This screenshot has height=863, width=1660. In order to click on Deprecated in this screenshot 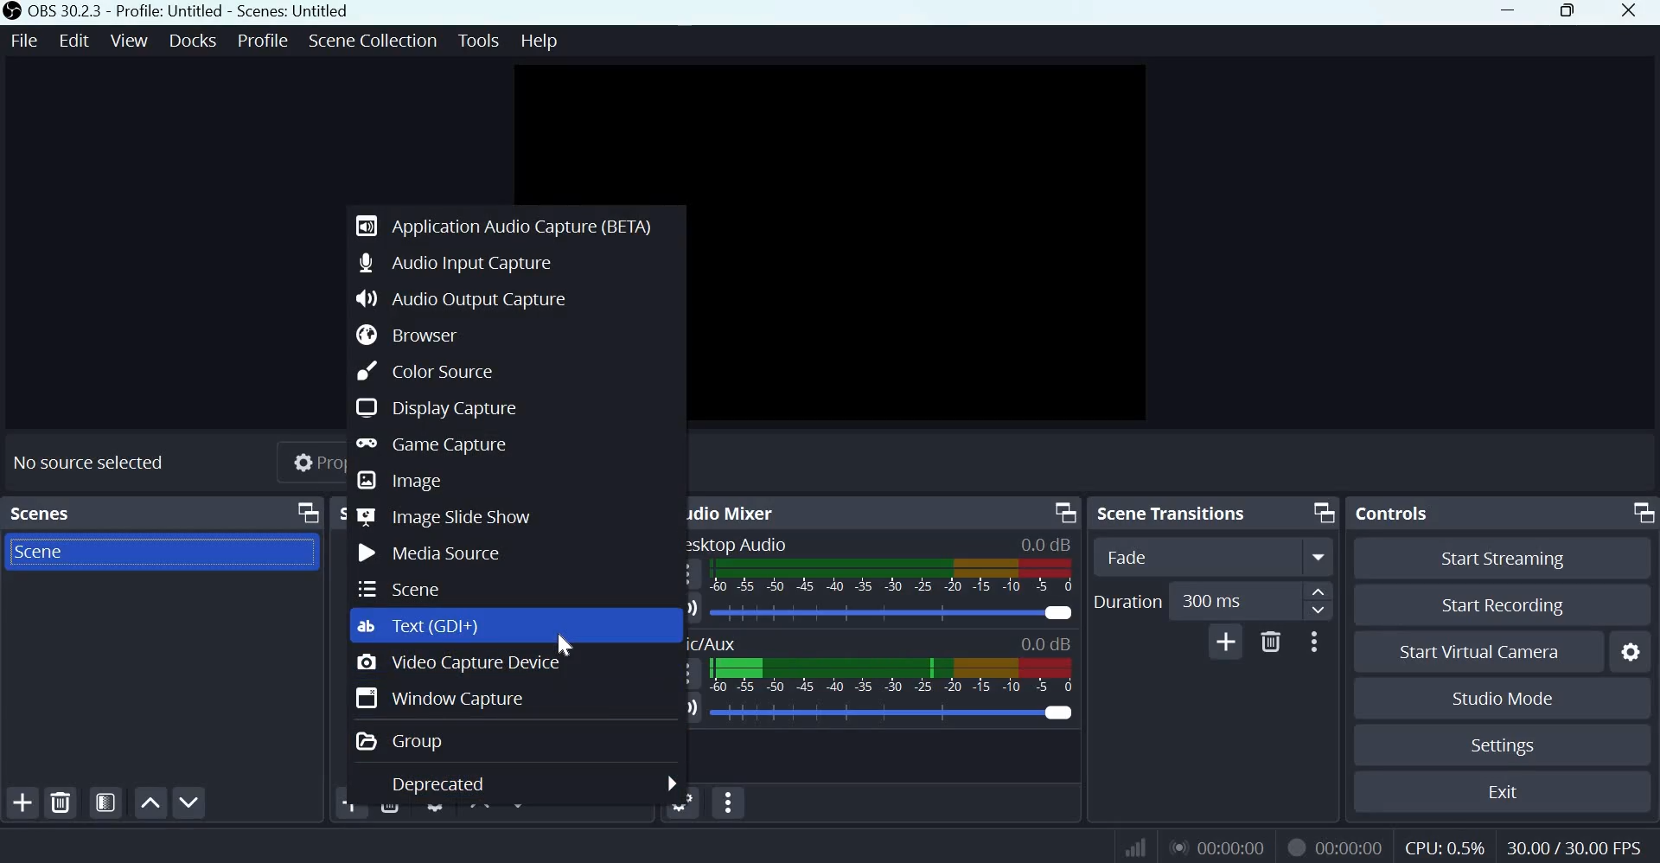, I will do `click(441, 784)`.